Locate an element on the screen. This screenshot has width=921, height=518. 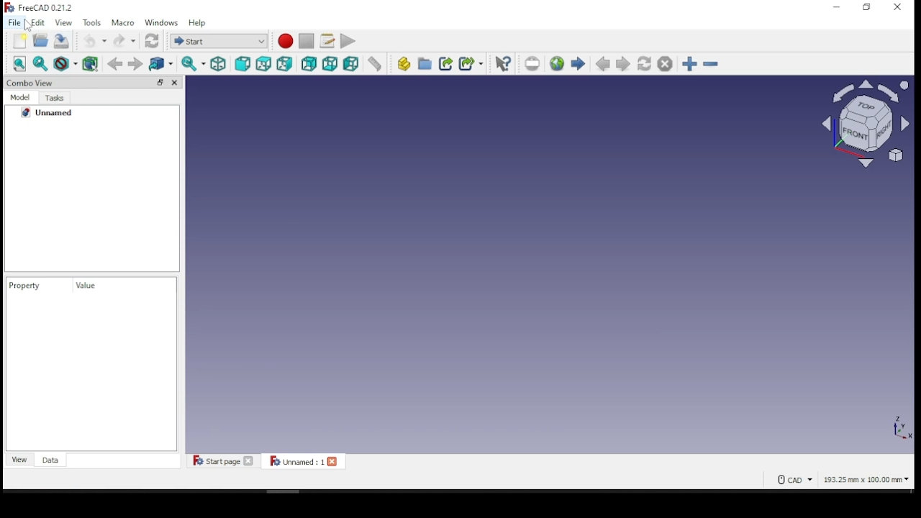
front is located at coordinates (242, 63).